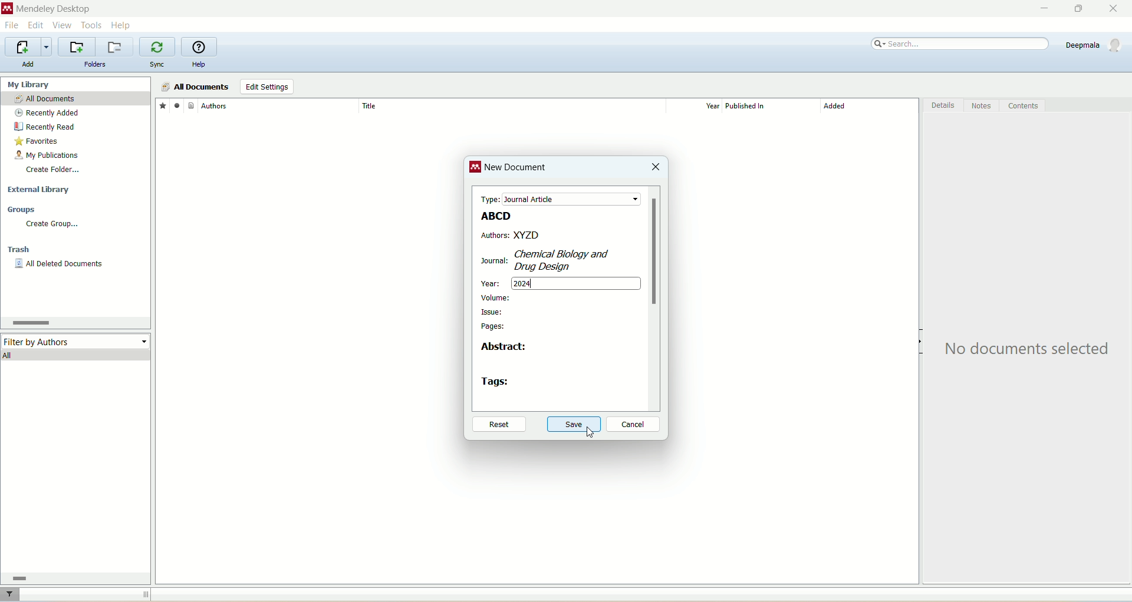 This screenshot has height=602, width=1132. Describe the element at coordinates (175, 105) in the screenshot. I see `read/unread` at that location.